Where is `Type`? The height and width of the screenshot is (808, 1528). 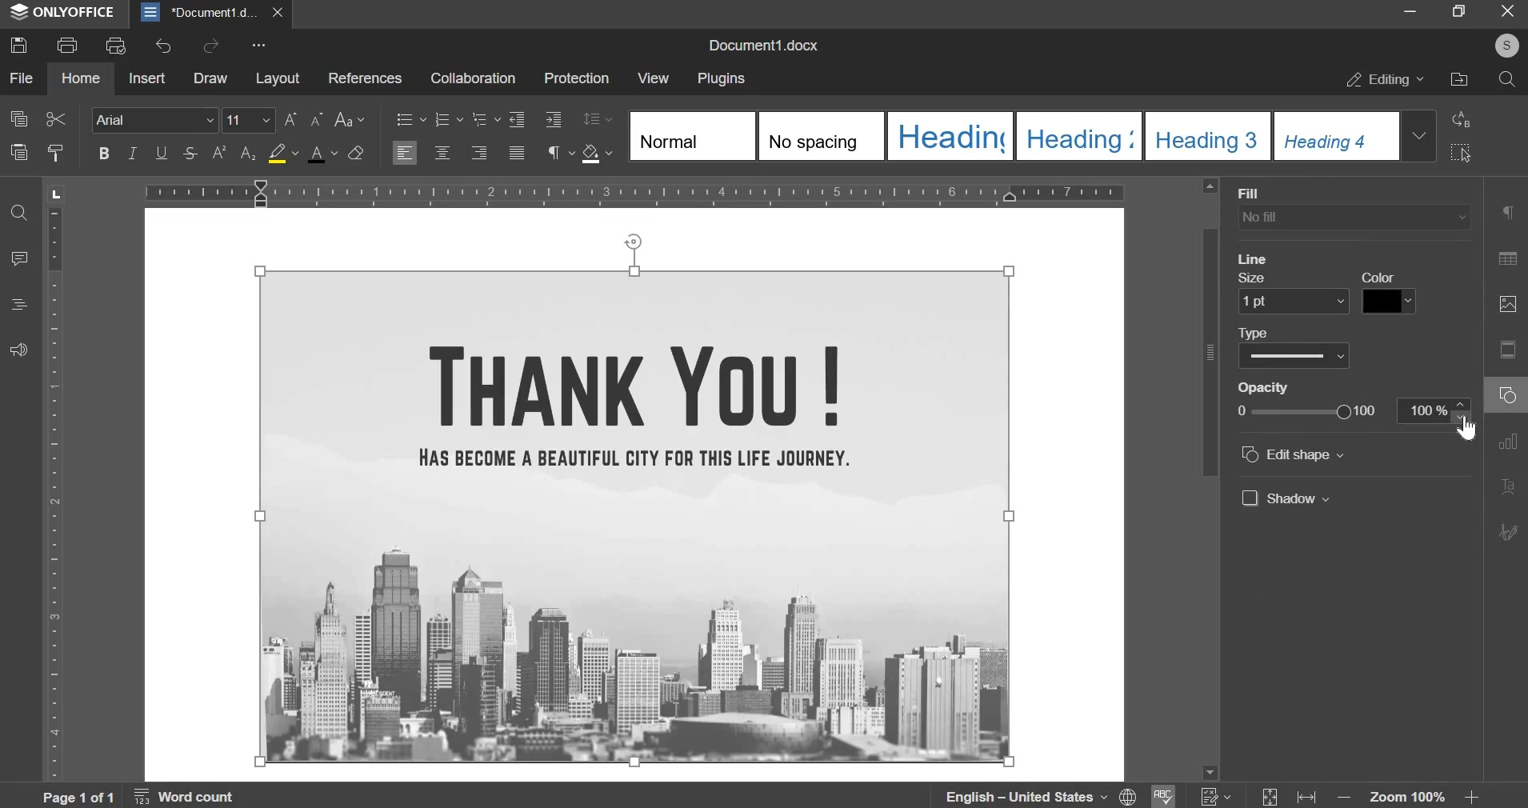
Type is located at coordinates (1296, 350).